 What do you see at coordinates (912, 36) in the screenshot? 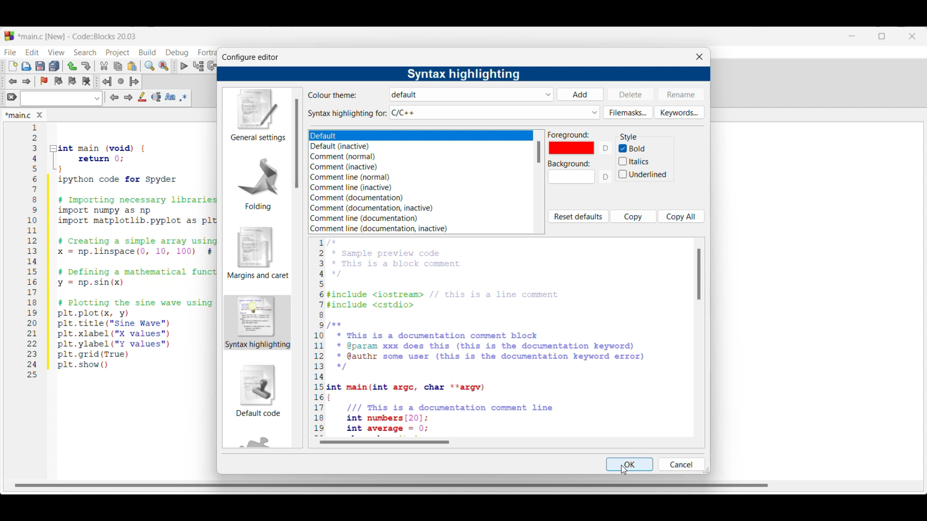
I see `Close interface` at bounding box center [912, 36].